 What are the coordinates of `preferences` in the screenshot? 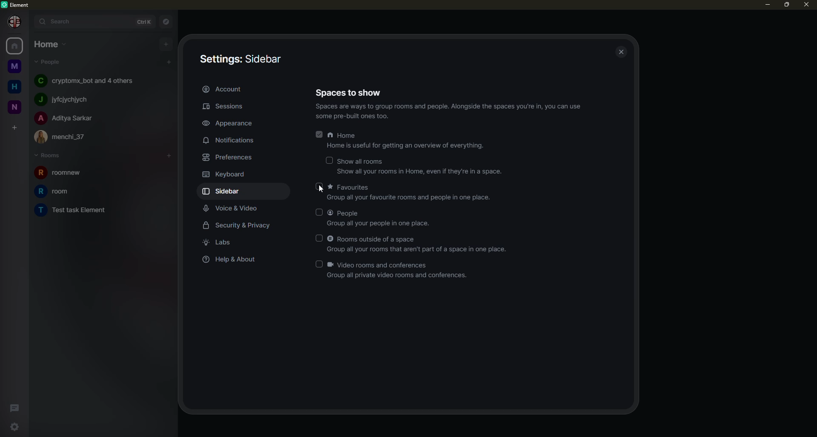 It's located at (228, 157).